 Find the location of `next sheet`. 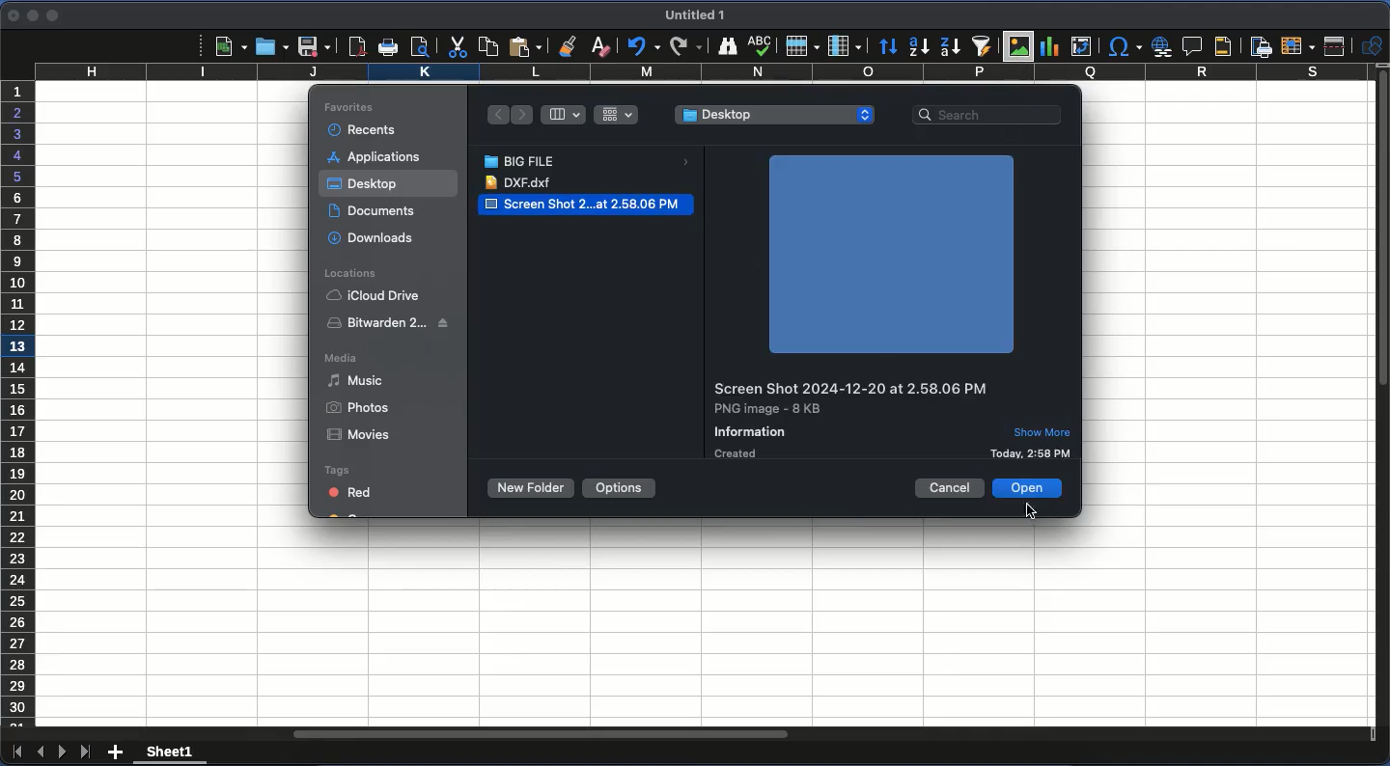

next sheet is located at coordinates (63, 752).